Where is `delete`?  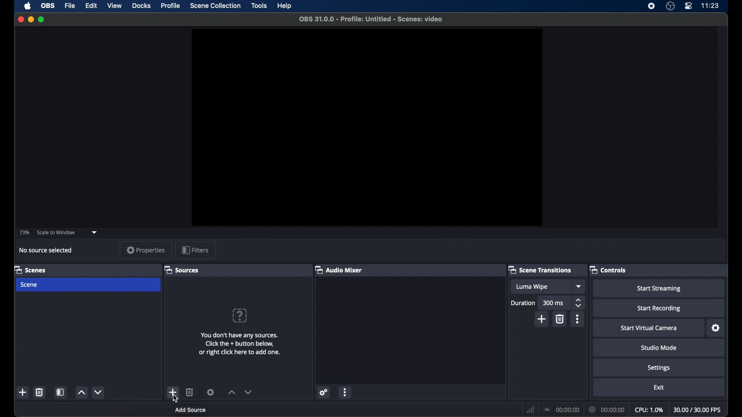 delete is located at coordinates (560, 319).